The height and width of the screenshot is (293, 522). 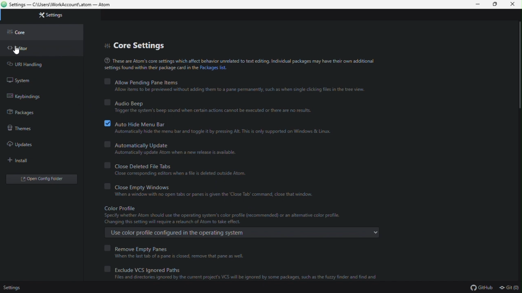 What do you see at coordinates (34, 65) in the screenshot?
I see `URL handling` at bounding box center [34, 65].